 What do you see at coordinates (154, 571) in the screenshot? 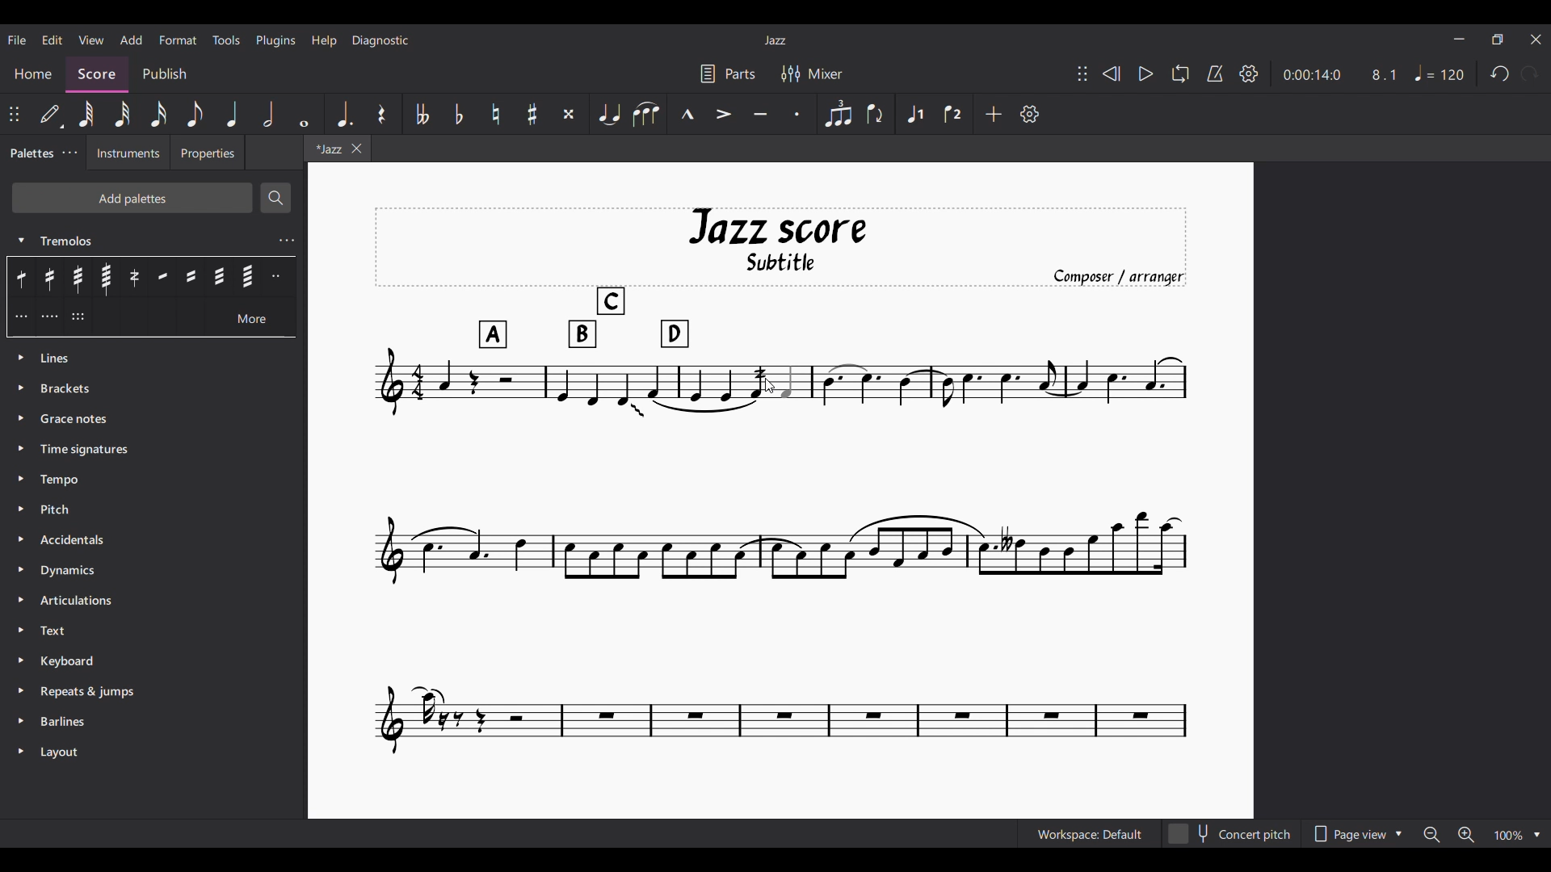
I see `Dynamics` at bounding box center [154, 571].